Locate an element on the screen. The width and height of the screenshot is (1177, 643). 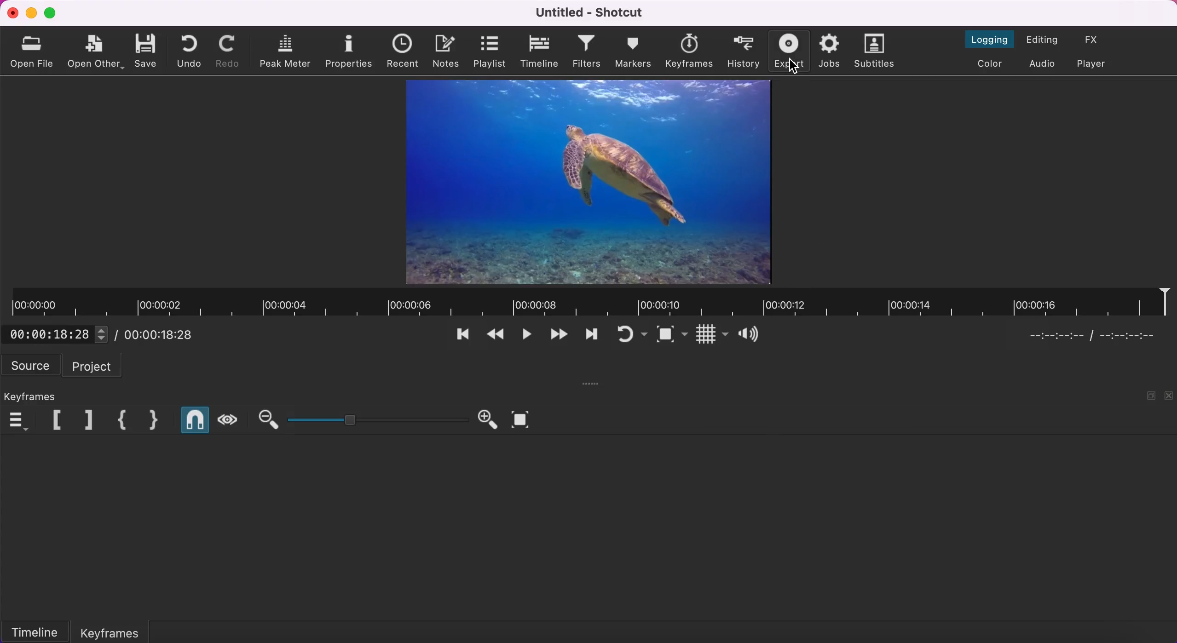
peak meter is located at coordinates (286, 50).